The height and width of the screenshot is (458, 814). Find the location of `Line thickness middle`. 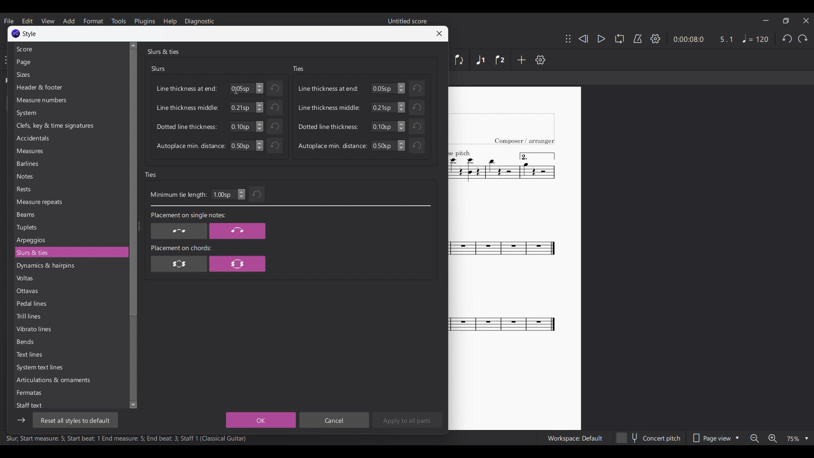

Line thickness middle is located at coordinates (187, 107).